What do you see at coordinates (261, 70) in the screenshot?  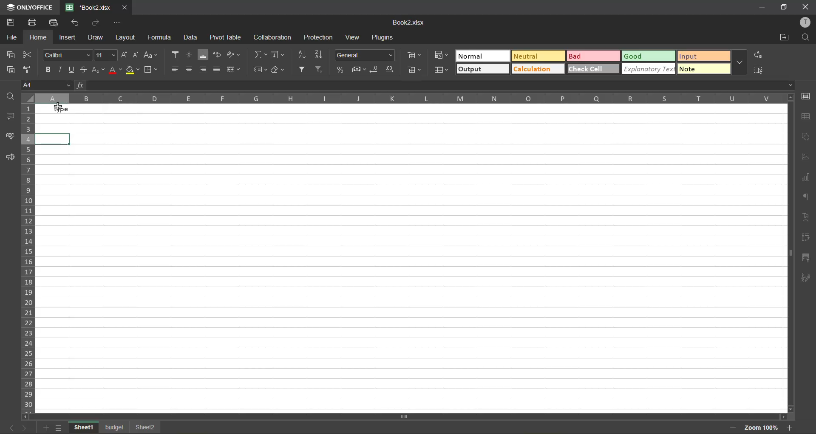 I see `named ranges` at bounding box center [261, 70].